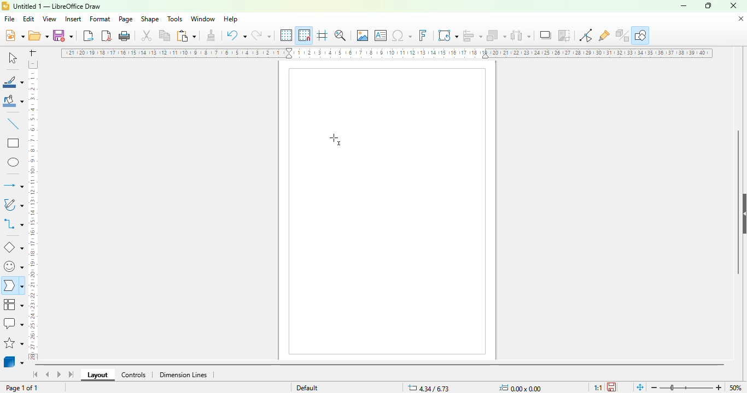  What do you see at coordinates (381, 35) in the screenshot?
I see `insert text box` at bounding box center [381, 35].